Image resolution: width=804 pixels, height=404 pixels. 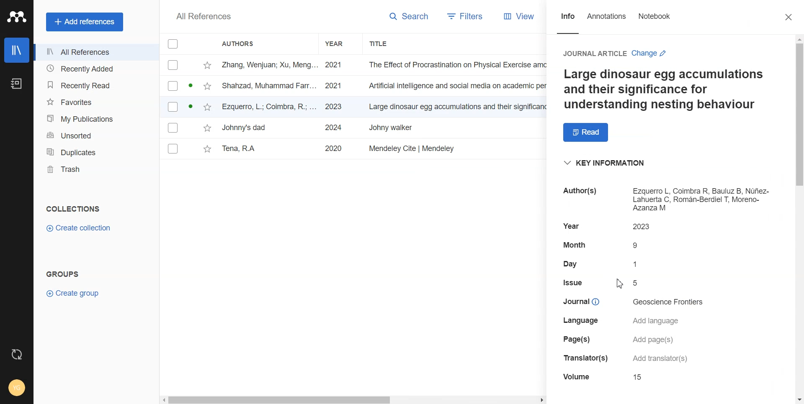 What do you see at coordinates (577, 321) in the screenshot?
I see `details` at bounding box center [577, 321].